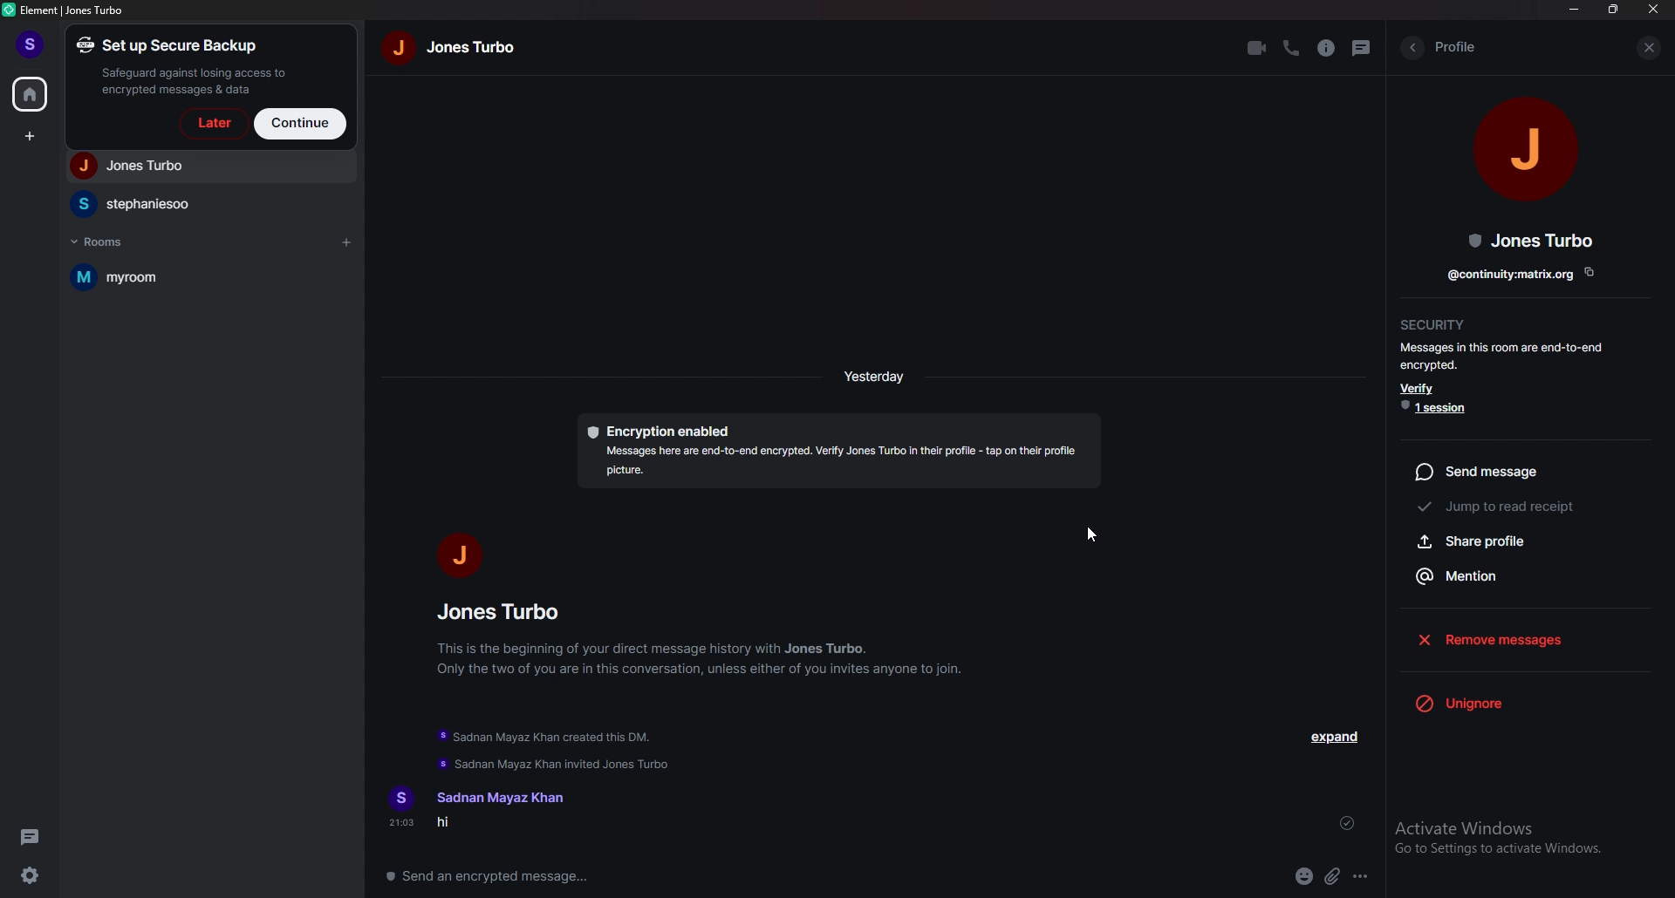  What do you see at coordinates (201, 278) in the screenshot?
I see `room` at bounding box center [201, 278].